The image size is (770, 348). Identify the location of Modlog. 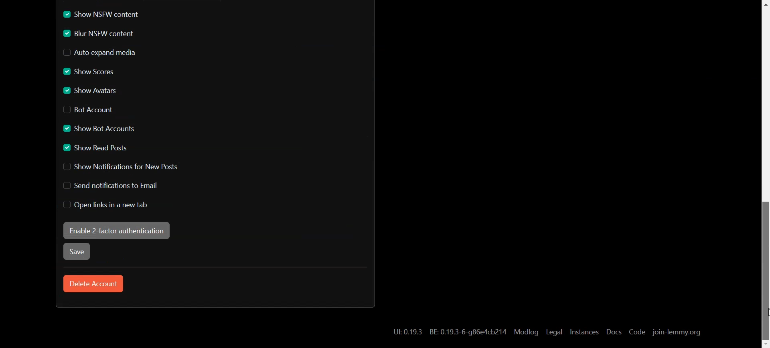
(526, 332).